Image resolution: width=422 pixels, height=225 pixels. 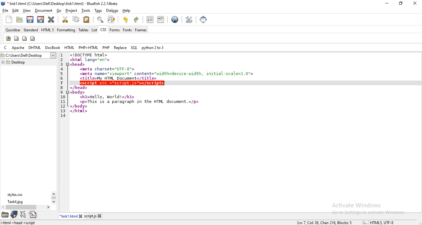 What do you see at coordinates (146, 103) in the screenshot?
I see `code` at bounding box center [146, 103].